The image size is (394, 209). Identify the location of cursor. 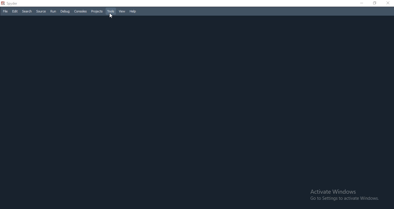
(111, 16).